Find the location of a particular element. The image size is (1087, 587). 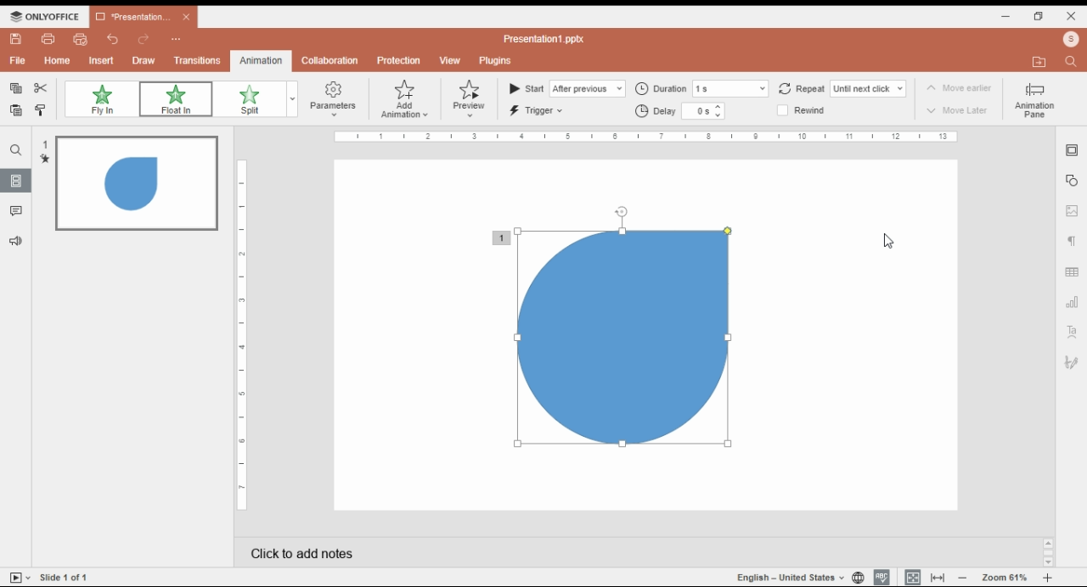

table settings is located at coordinates (1072, 270).